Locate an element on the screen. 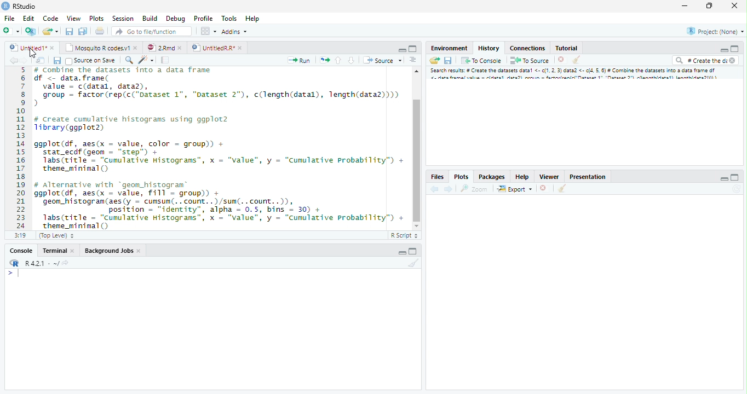  Console is located at coordinates (23, 250).